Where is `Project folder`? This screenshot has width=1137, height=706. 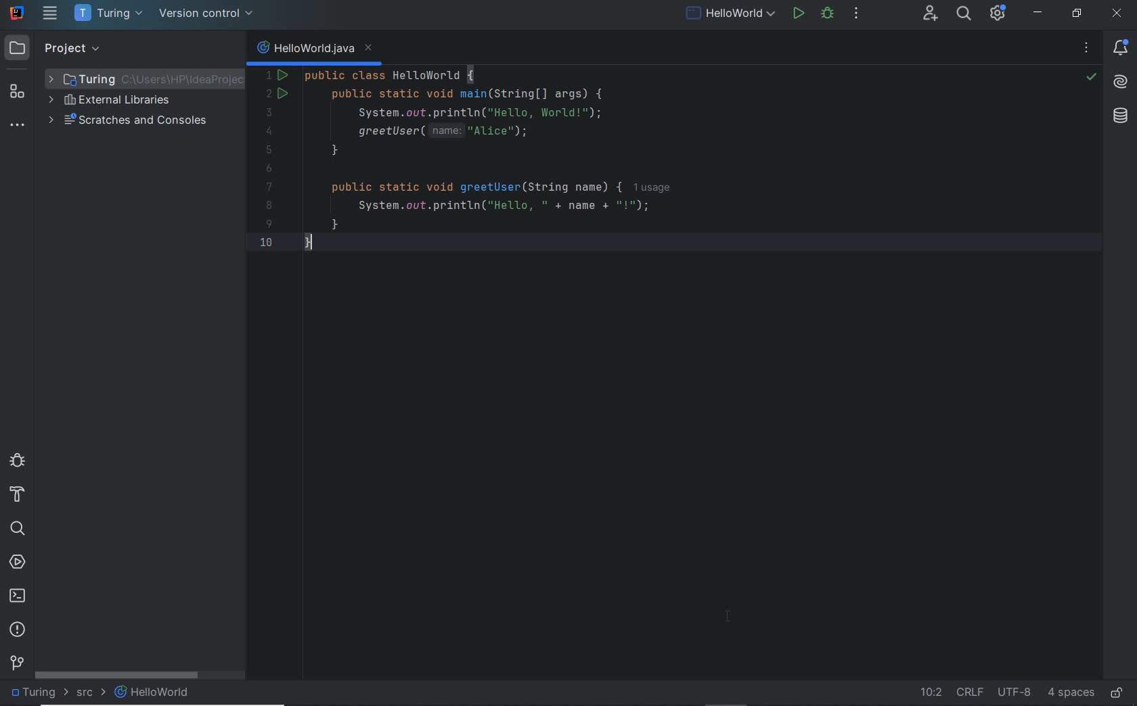
Project folder is located at coordinates (133, 78).